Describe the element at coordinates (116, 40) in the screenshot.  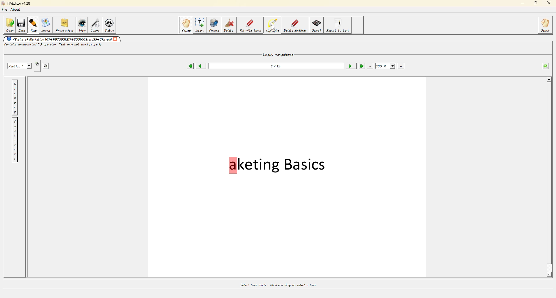
I see `close` at that location.